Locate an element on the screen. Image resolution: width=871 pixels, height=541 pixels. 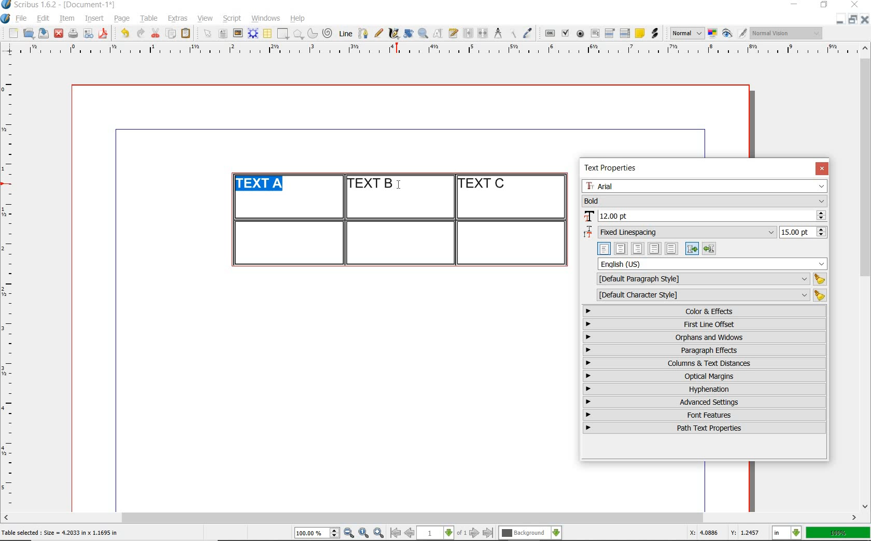
optical margins is located at coordinates (705, 376).